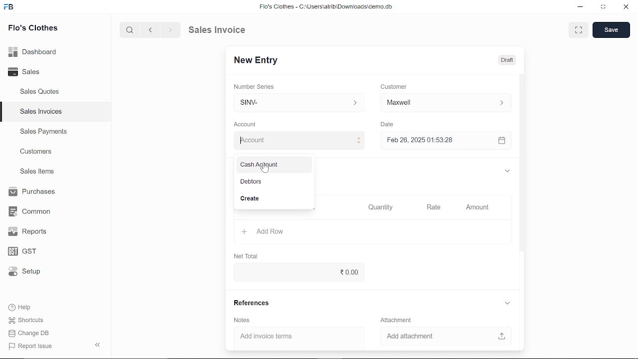 This screenshot has height=359, width=638. What do you see at coordinates (44, 113) in the screenshot?
I see `Sales Invoices` at bounding box center [44, 113].